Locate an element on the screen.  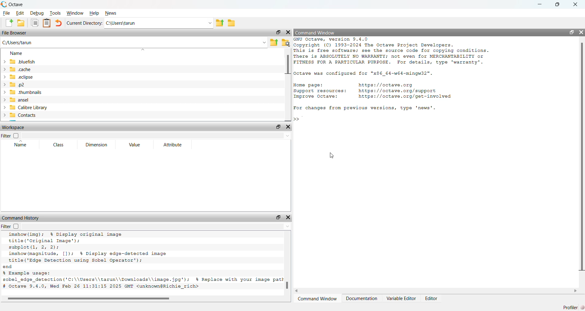
 Contacts is located at coordinates (21, 115).